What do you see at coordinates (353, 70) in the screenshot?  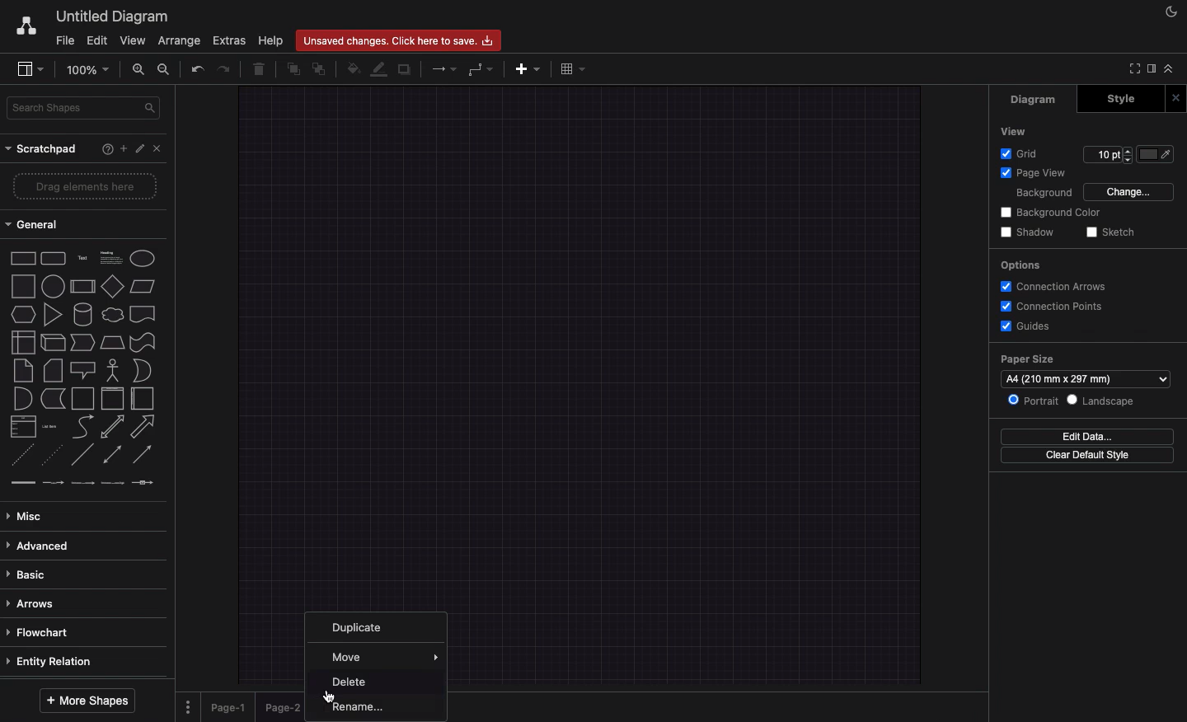 I see `Fill color` at bounding box center [353, 70].